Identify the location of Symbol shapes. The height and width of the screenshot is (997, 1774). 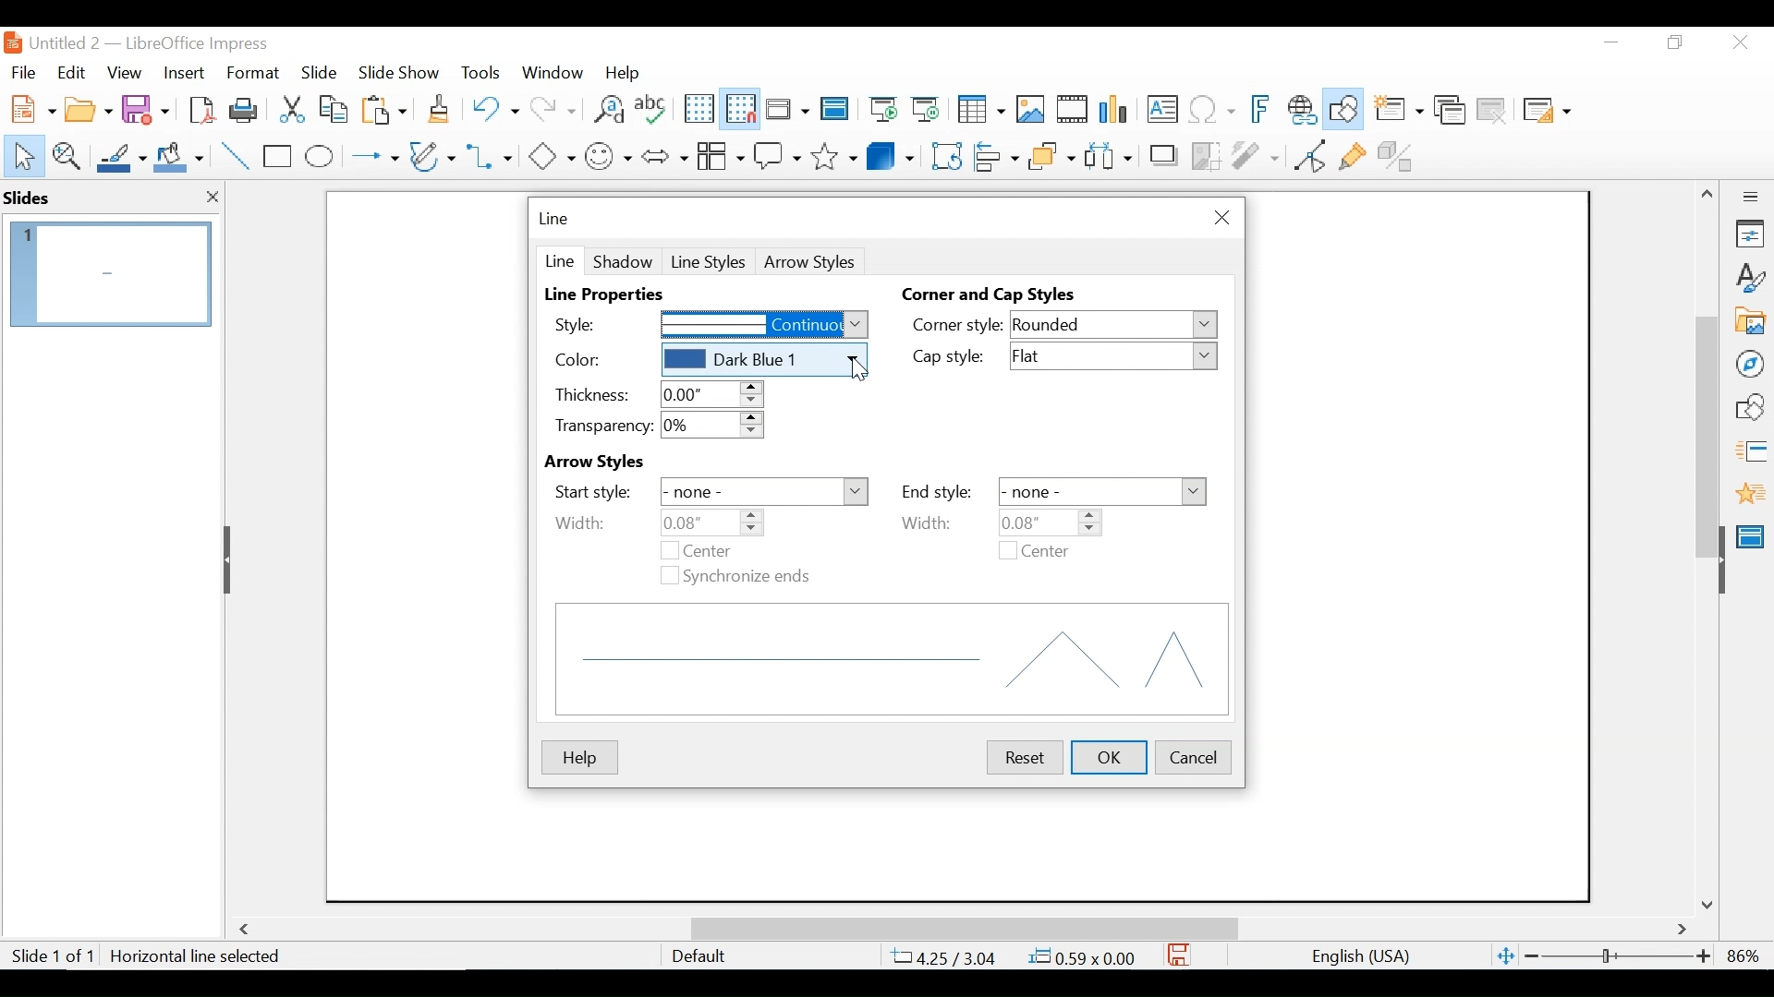
(609, 154).